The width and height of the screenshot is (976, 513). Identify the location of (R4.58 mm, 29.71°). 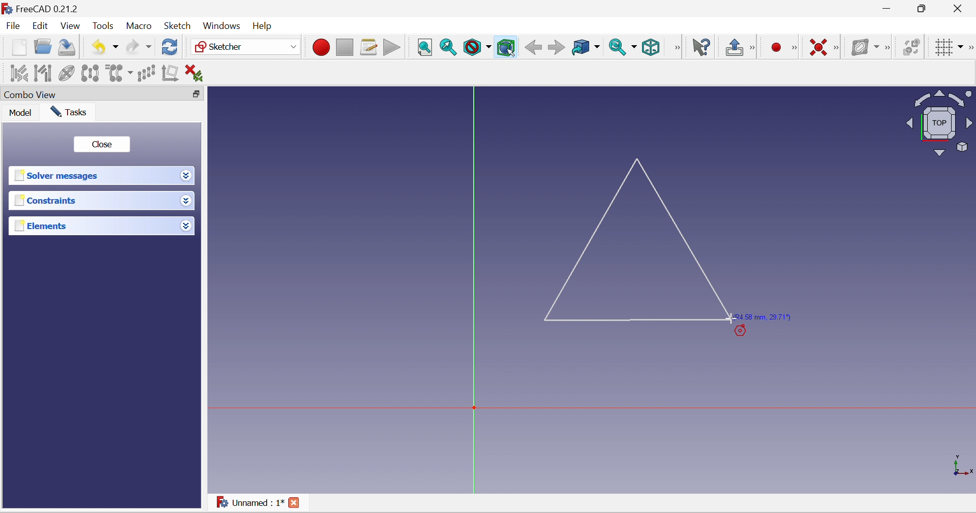
(759, 317).